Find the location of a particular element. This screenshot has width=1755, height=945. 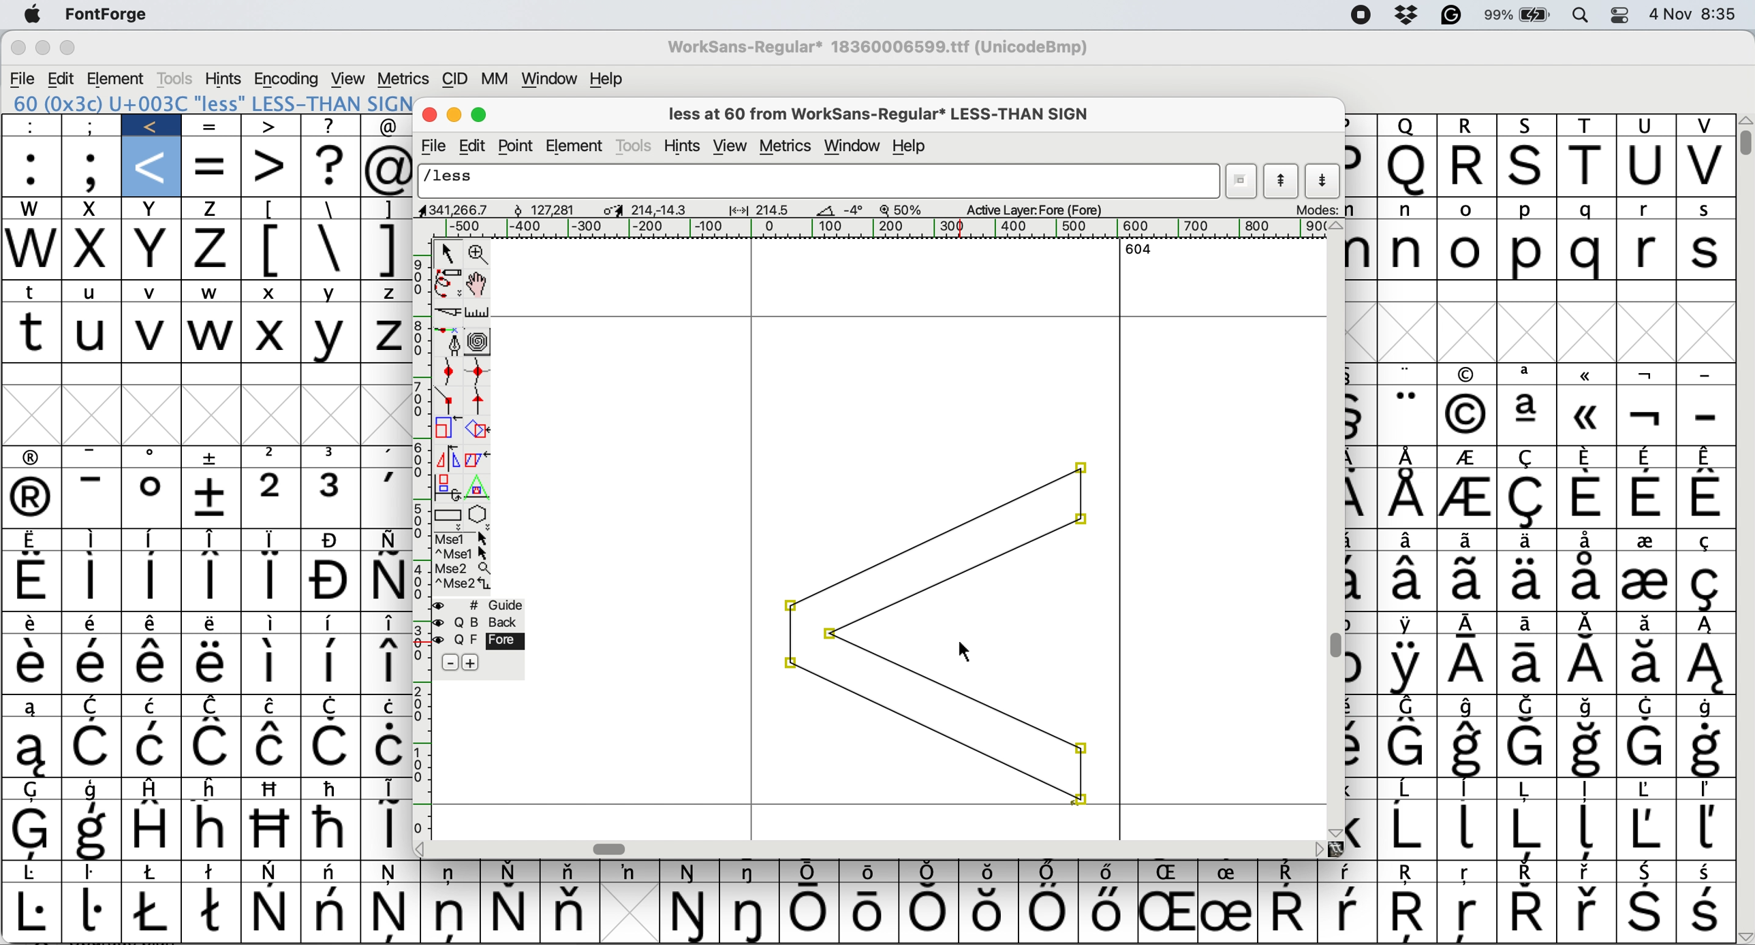

encoding is located at coordinates (288, 78).